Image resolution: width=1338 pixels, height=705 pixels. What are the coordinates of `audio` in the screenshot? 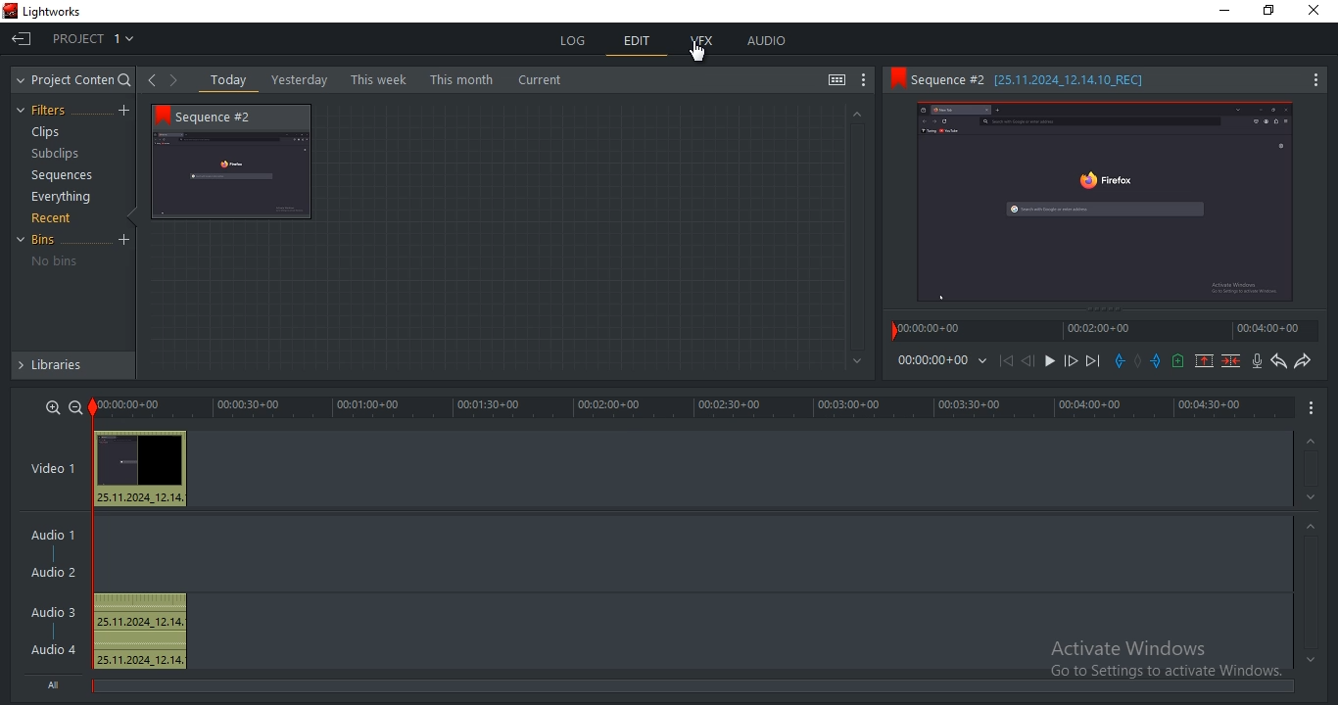 It's located at (766, 39).